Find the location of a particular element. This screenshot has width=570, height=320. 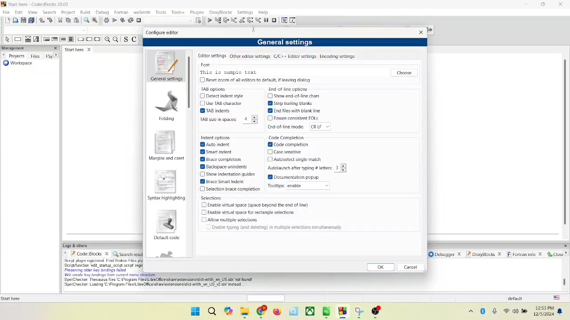

open is located at coordinates (15, 20).